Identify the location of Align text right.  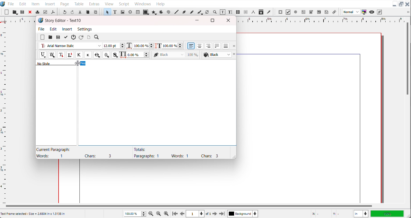
(208, 46).